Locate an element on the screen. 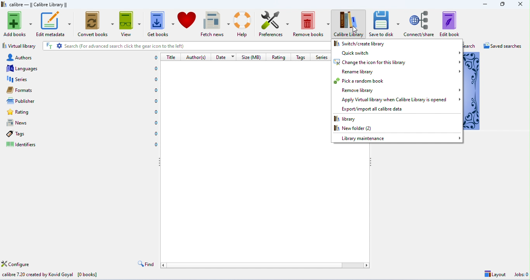  calibre library is located at coordinates (350, 24).